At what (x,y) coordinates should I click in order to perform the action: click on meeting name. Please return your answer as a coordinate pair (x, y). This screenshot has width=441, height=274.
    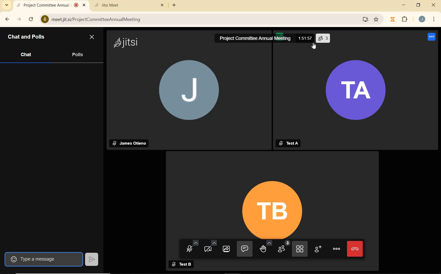
    Looking at the image, I should click on (253, 39).